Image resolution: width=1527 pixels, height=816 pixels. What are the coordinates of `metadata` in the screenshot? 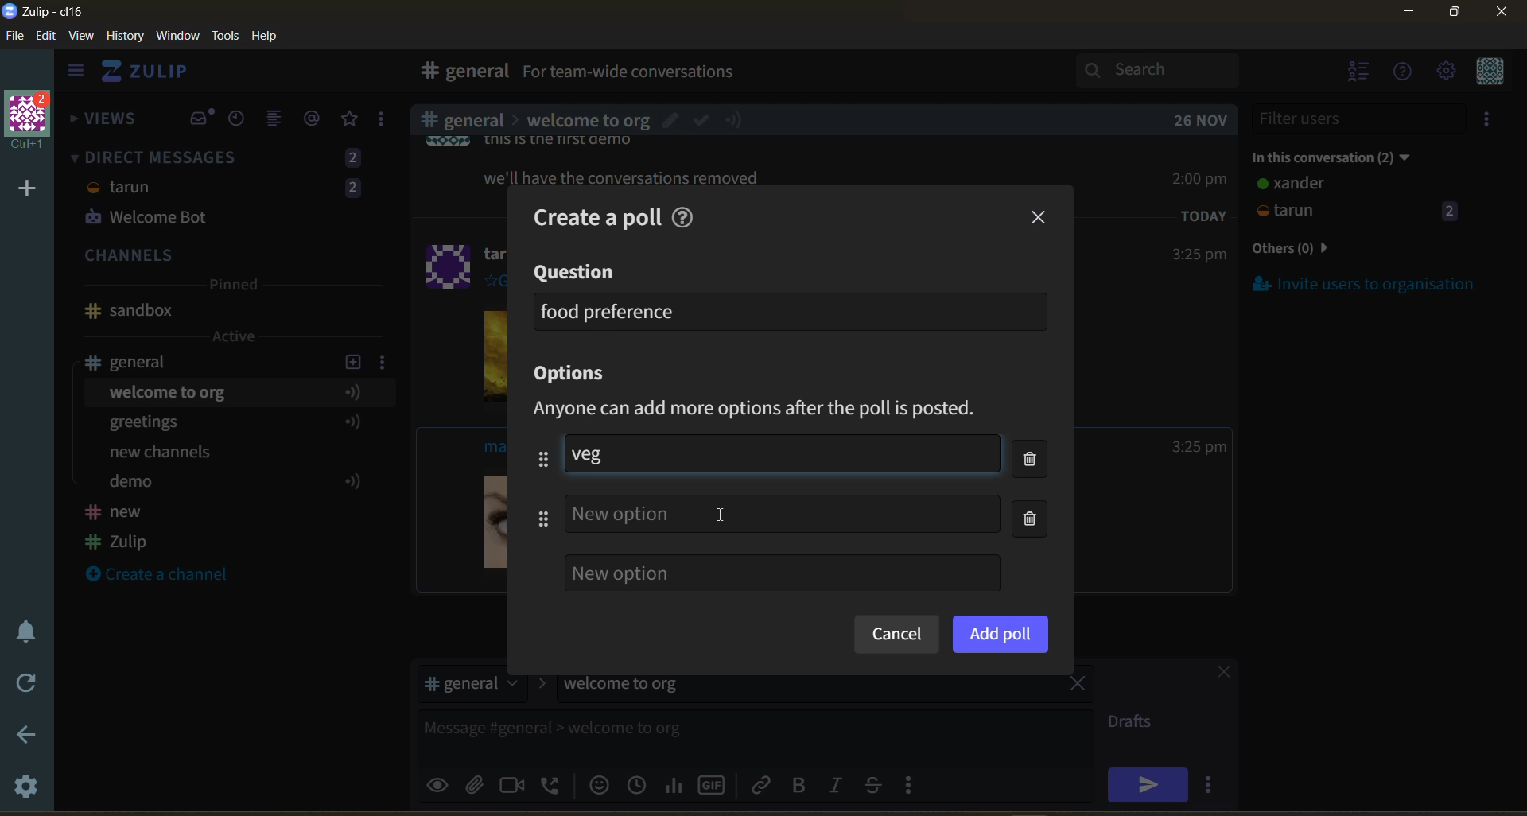 It's located at (769, 410).